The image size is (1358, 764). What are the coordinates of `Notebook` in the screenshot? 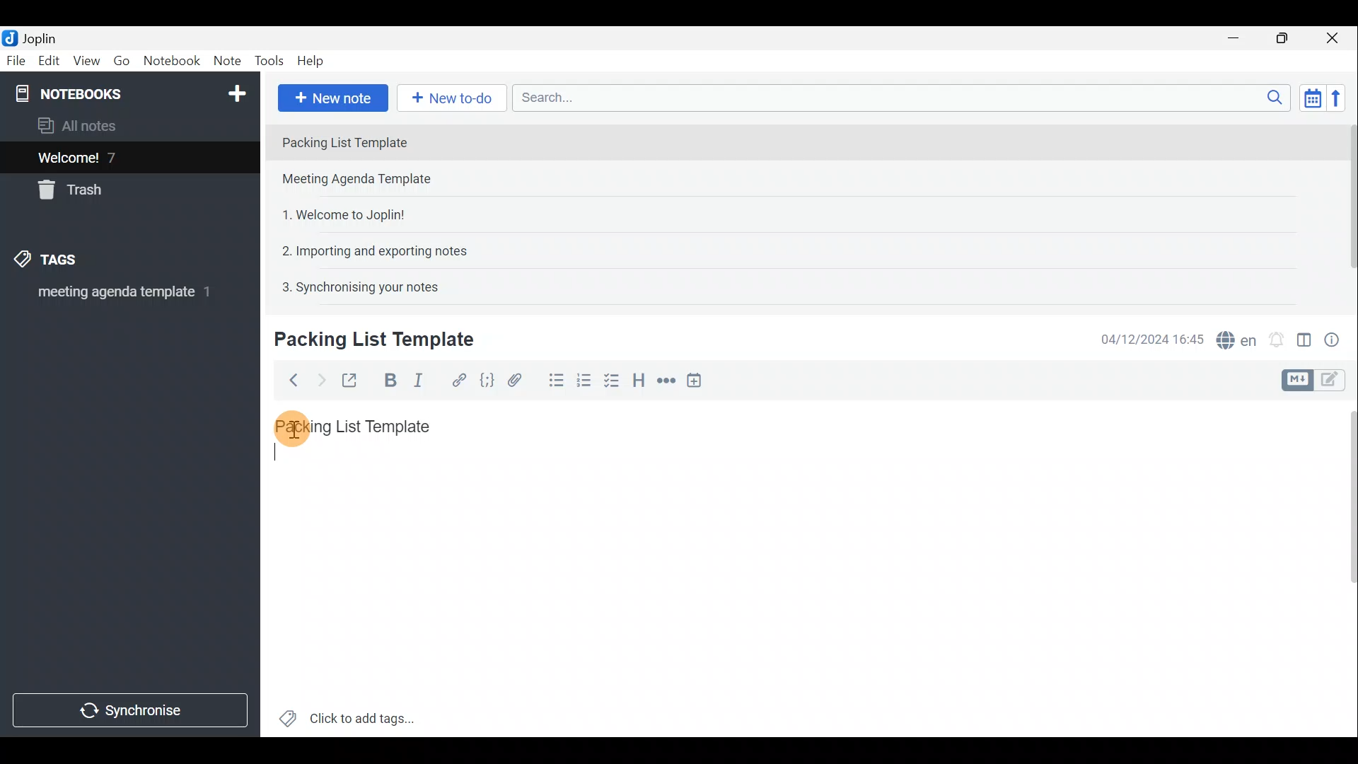 It's located at (128, 92).